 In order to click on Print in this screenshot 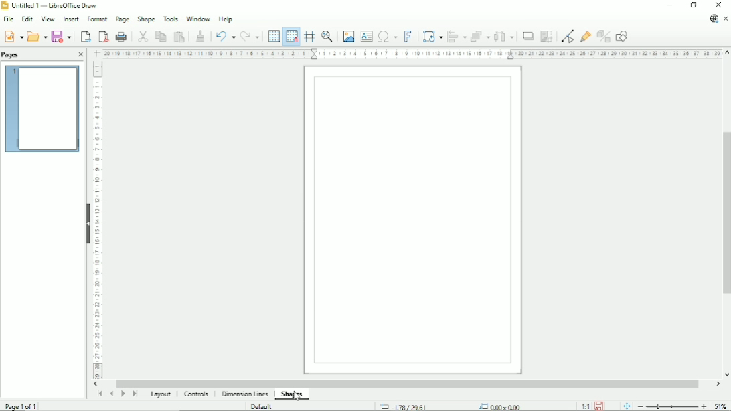, I will do `click(121, 36)`.